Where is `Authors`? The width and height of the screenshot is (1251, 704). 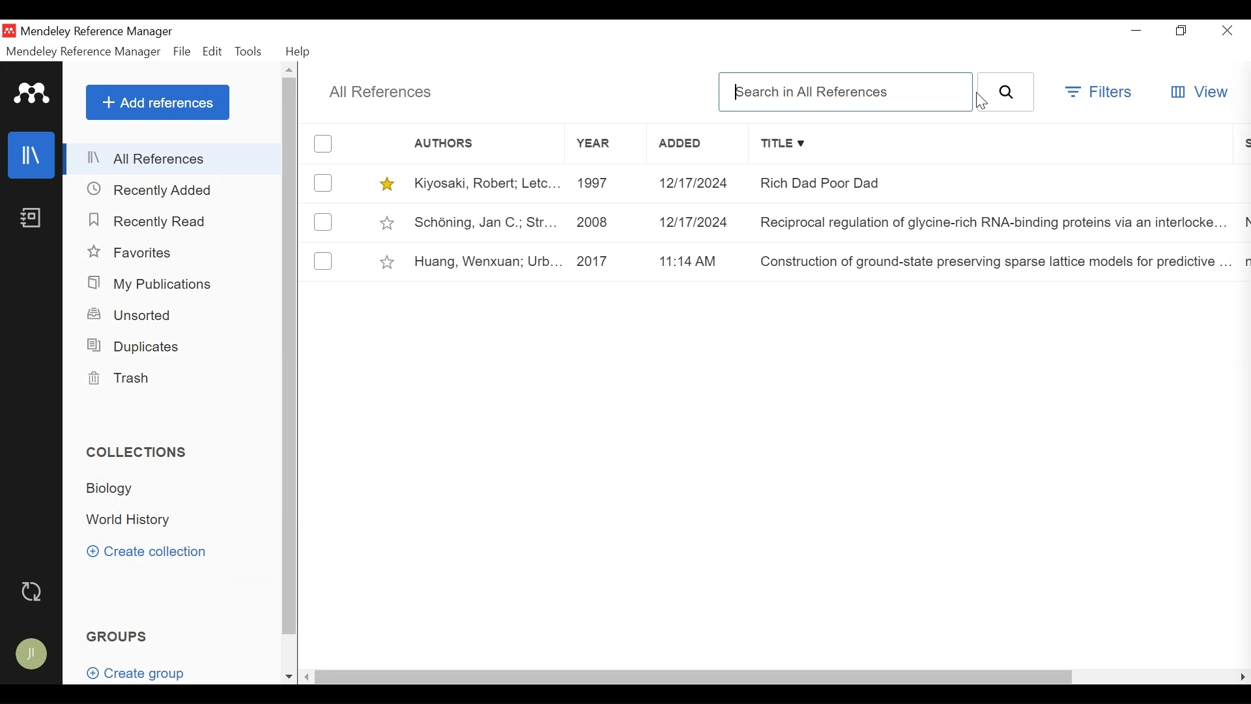
Authors is located at coordinates (457, 143).